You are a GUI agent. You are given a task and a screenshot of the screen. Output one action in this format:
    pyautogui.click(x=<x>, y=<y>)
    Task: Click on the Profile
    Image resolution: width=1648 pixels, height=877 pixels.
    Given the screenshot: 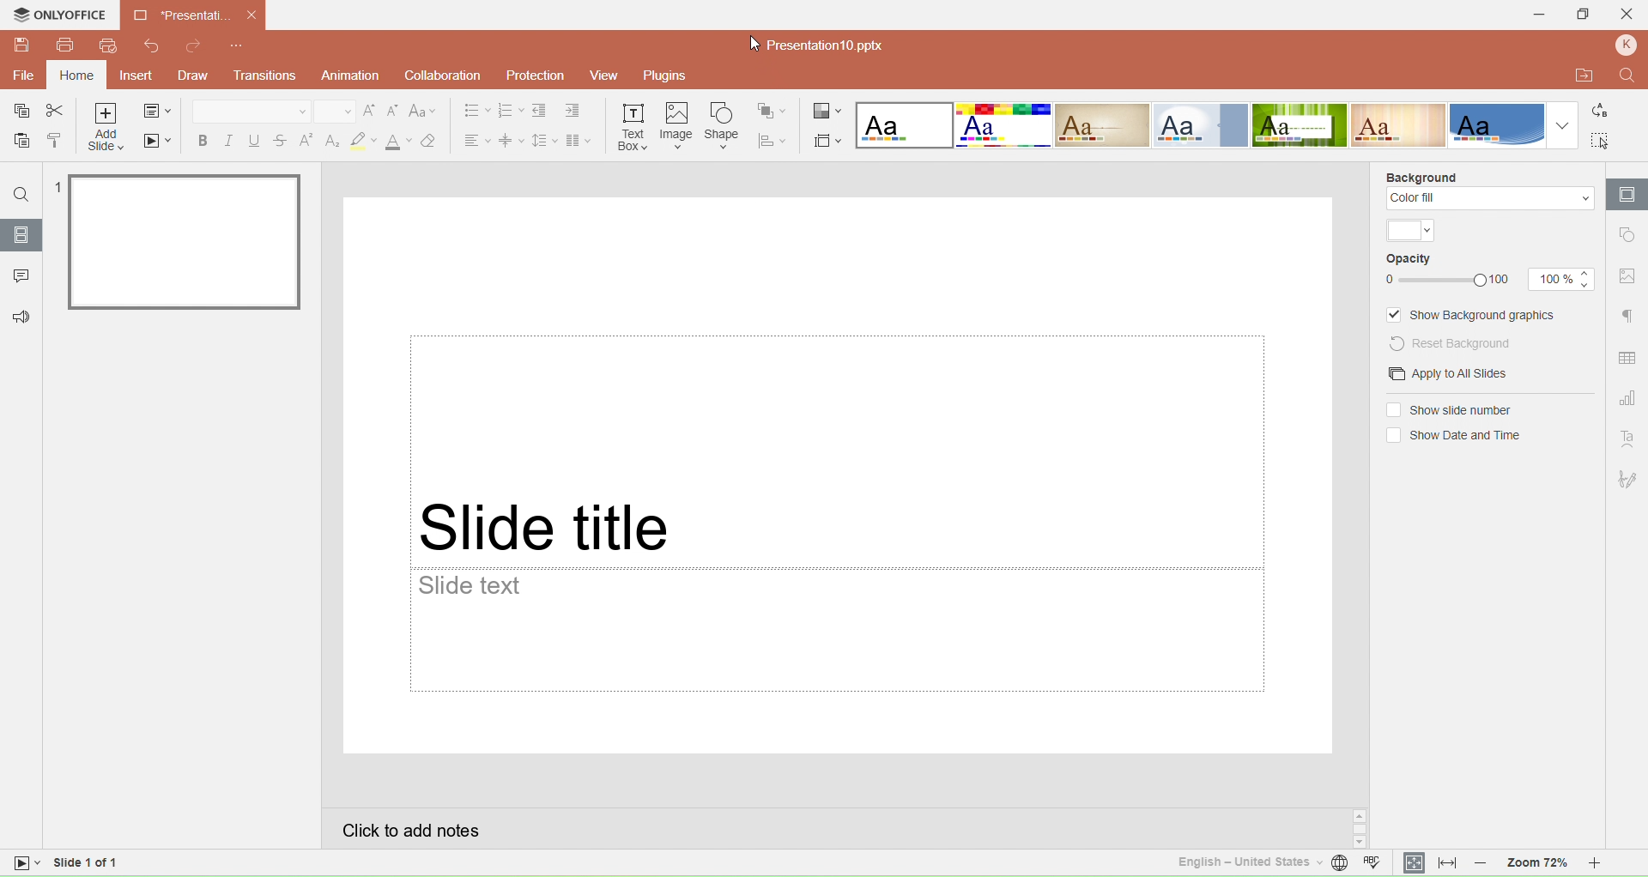 What is the action you would take?
    pyautogui.click(x=1626, y=46)
    